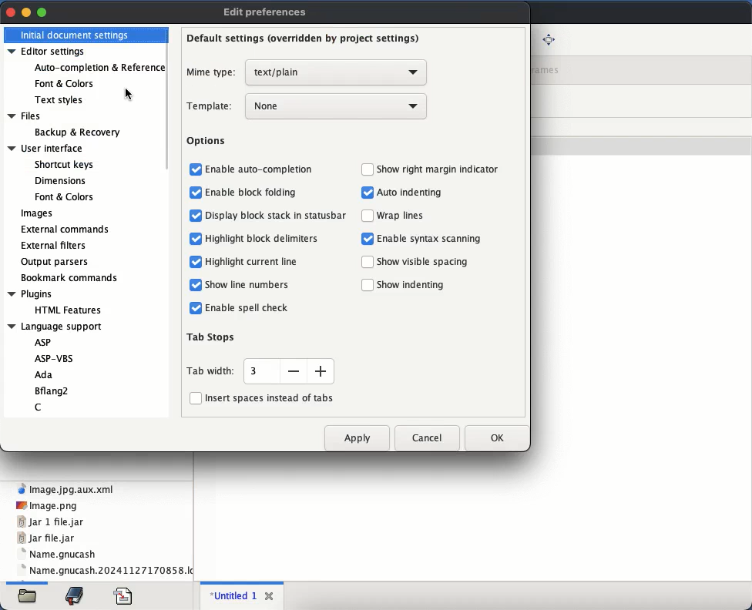 This screenshot has width=752, height=610. What do you see at coordinates (44, 375) in the screenshot?
I see `Ada` at bounding box center [44, 375].